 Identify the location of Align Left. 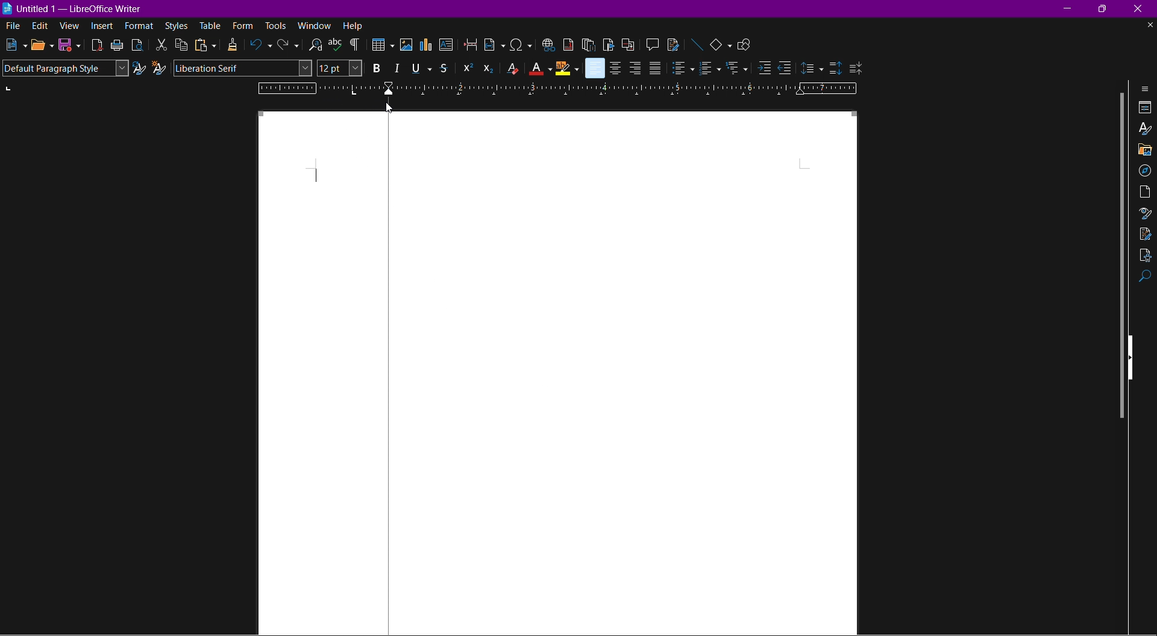
(594, 68).